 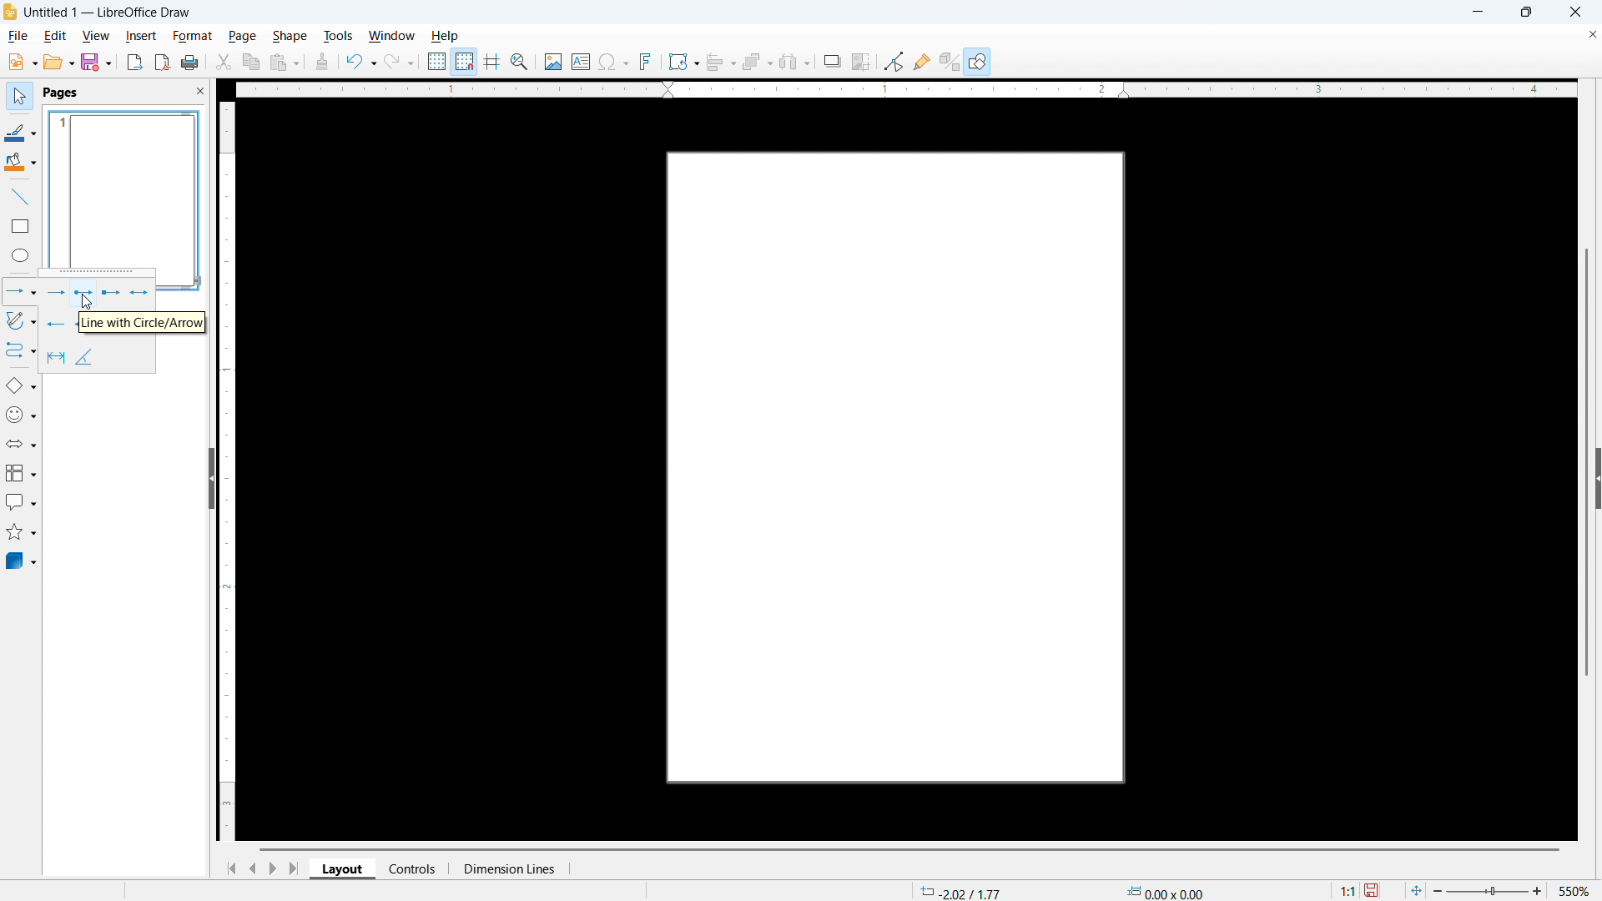 What do you see at coordinates (230, 869) in the screenshot?
I see `Go to first page ` at bounding box center [230, 869].